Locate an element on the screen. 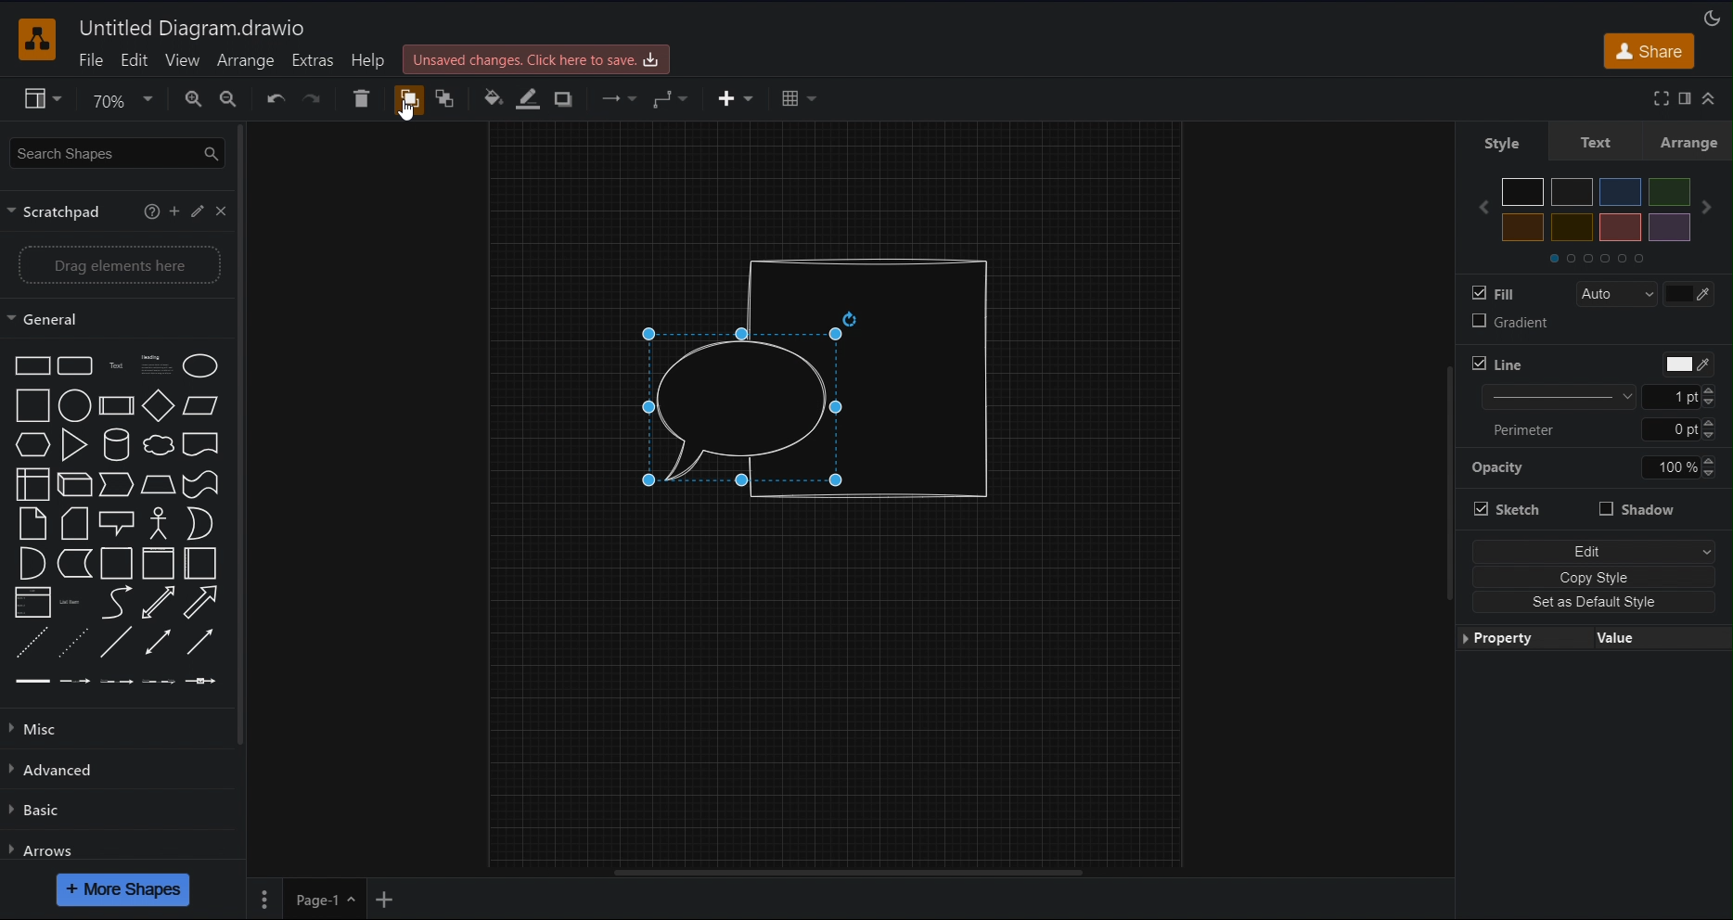  Full screen is located at coordinates (1662, 98).